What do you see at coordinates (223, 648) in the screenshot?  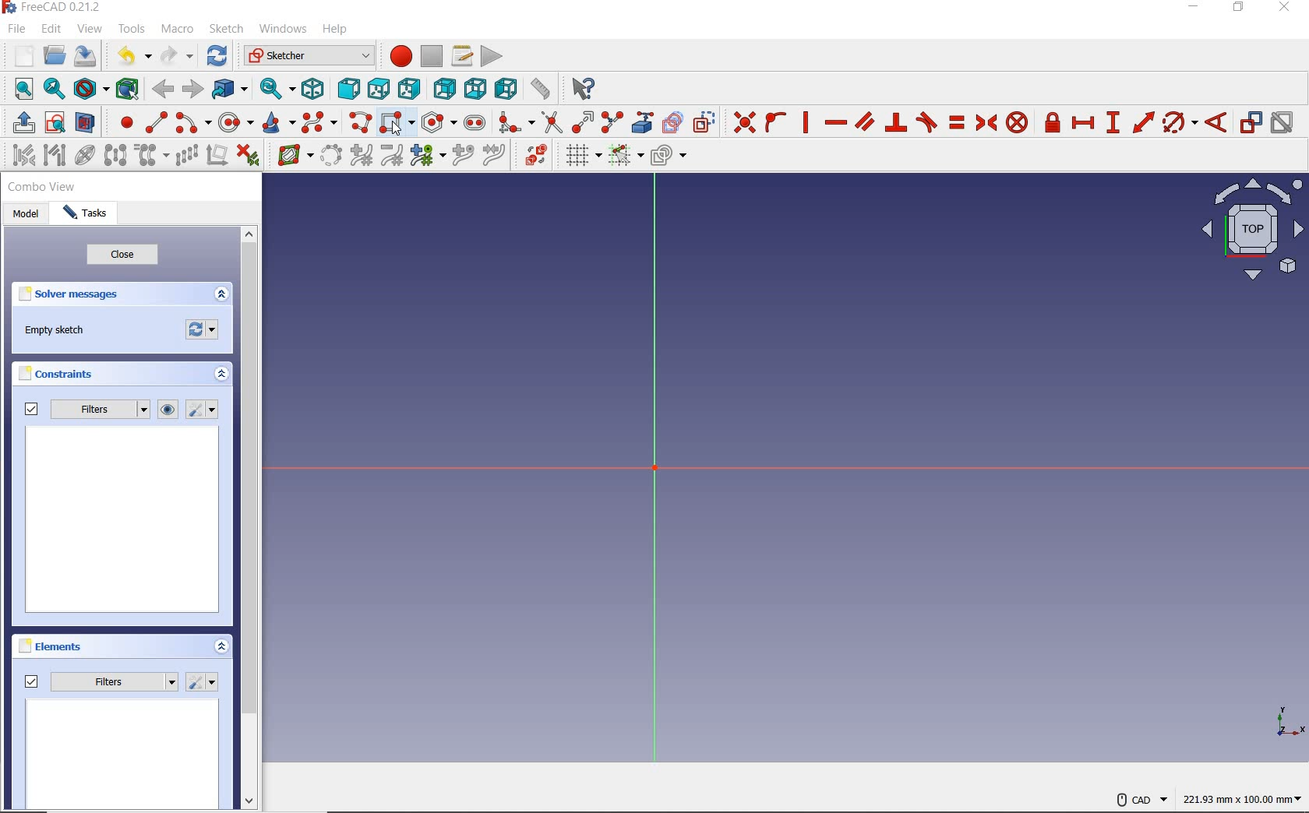 I see `expand` at bounding box center [223, 648].